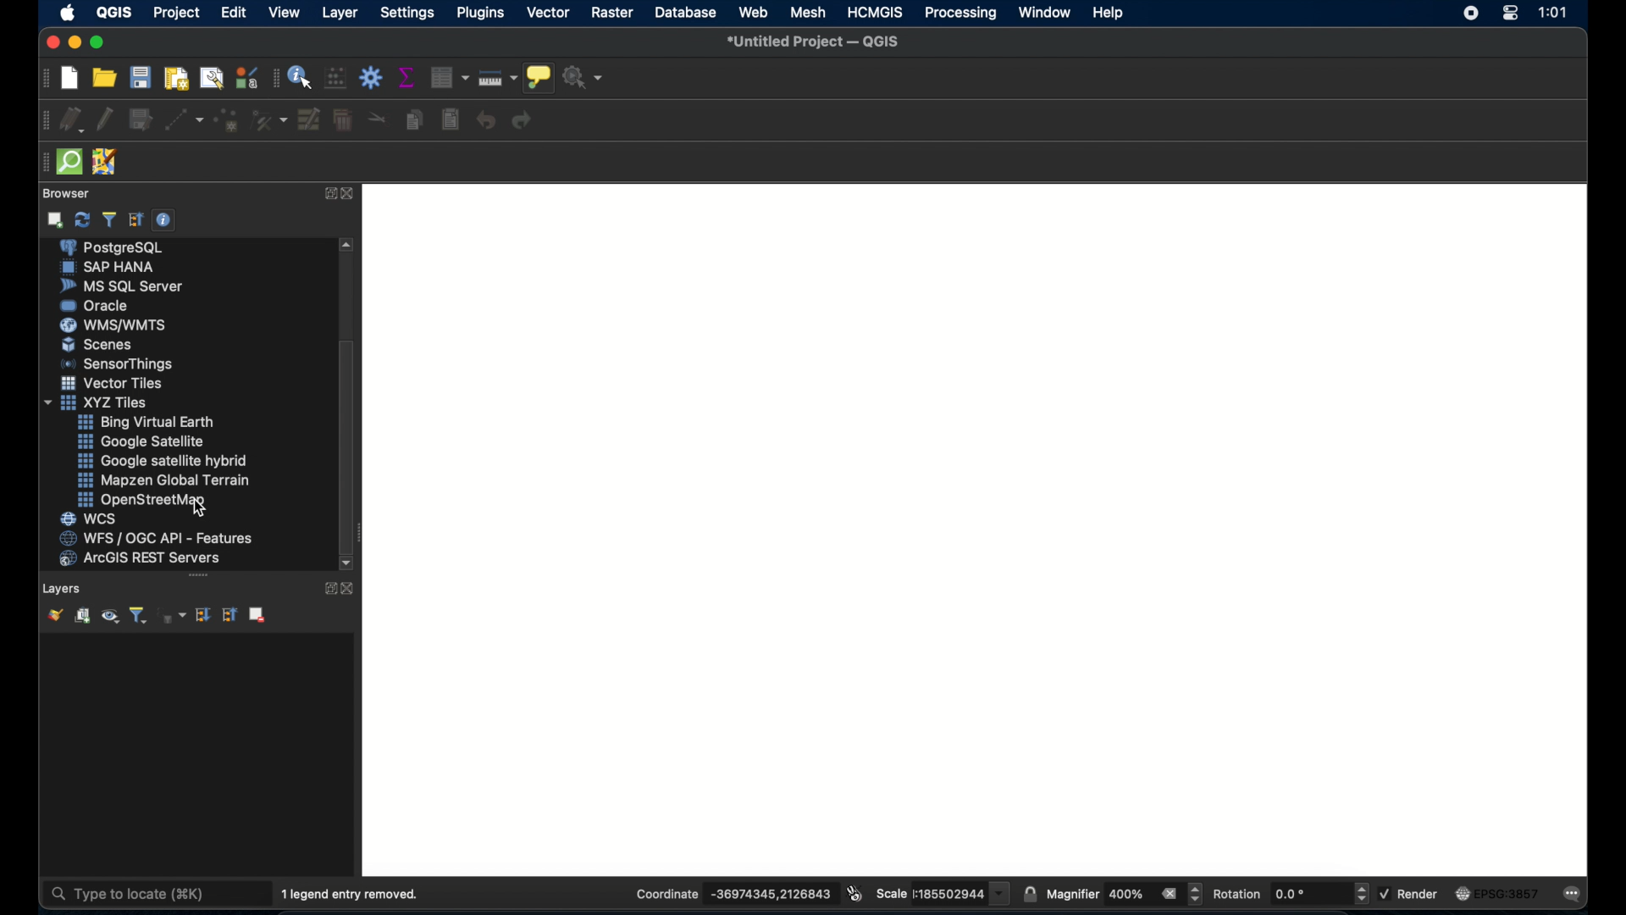 The height and width of the screenshot is (915, 1626). What do you see at coordinates (108, 219) in the screenshot?
I see `filter browser` at bounding box center [108, 219].